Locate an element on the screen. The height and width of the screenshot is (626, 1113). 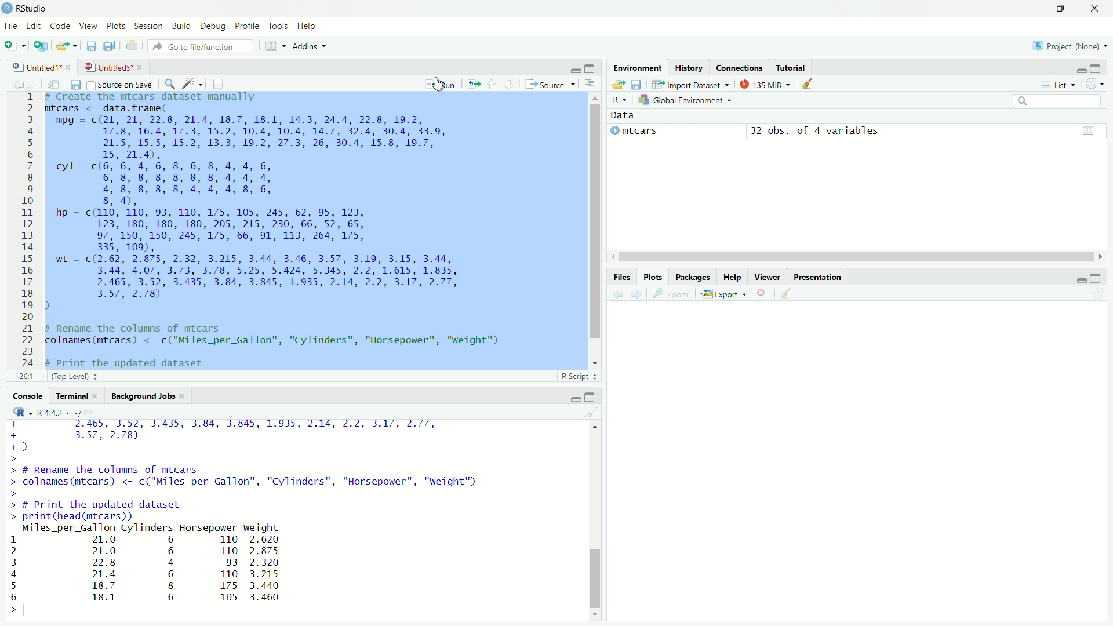
Export ~ is located at coordinates (723, 294).